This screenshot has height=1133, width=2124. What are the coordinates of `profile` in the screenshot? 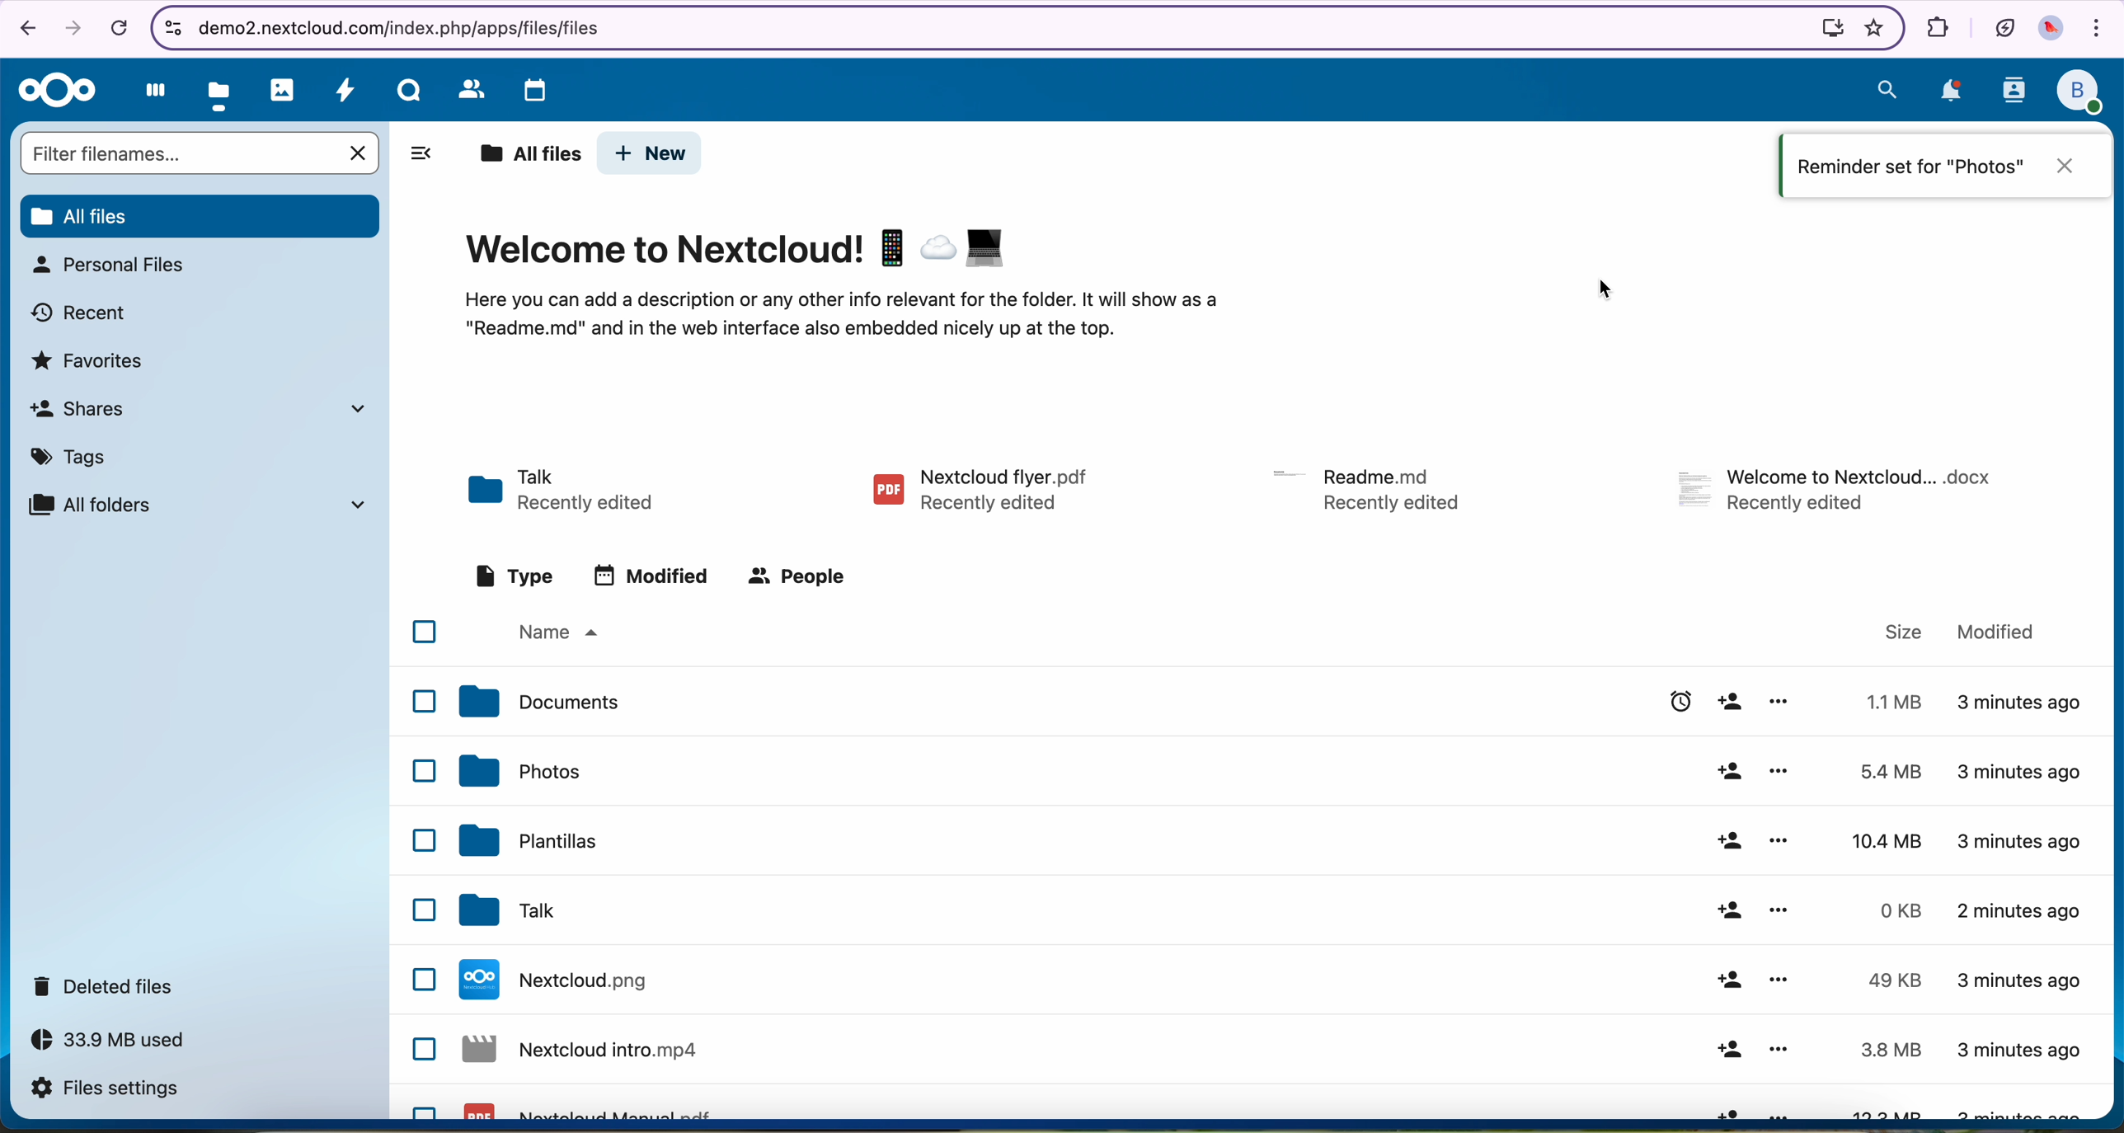 It's located at (2081, 93).